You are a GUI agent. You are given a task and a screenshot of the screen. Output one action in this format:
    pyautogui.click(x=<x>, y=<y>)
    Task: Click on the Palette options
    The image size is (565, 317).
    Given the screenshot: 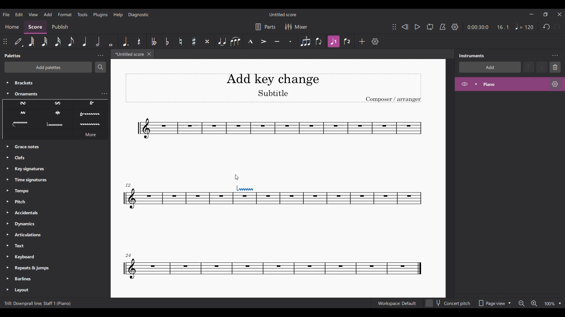 What is the action you would take?
    pyautogui.click(x=53, y=87)
    